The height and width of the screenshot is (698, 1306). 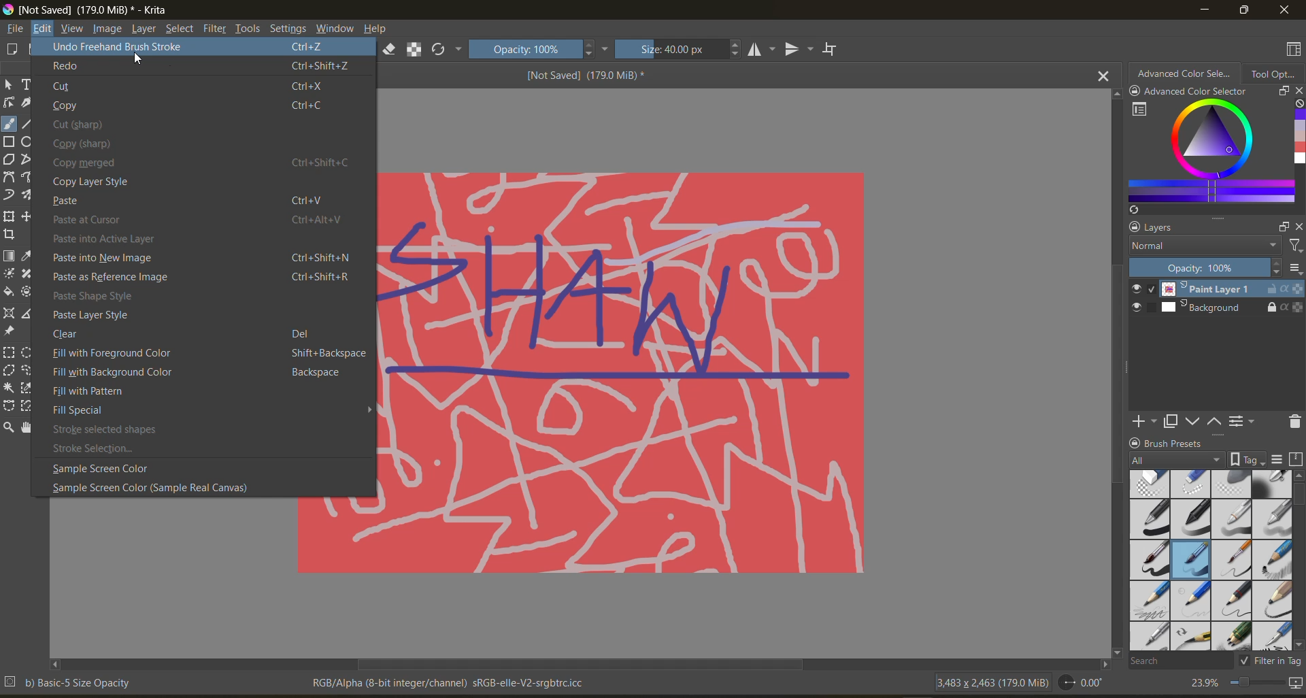 I want to click on close tab, so click(x=1101, y=77).